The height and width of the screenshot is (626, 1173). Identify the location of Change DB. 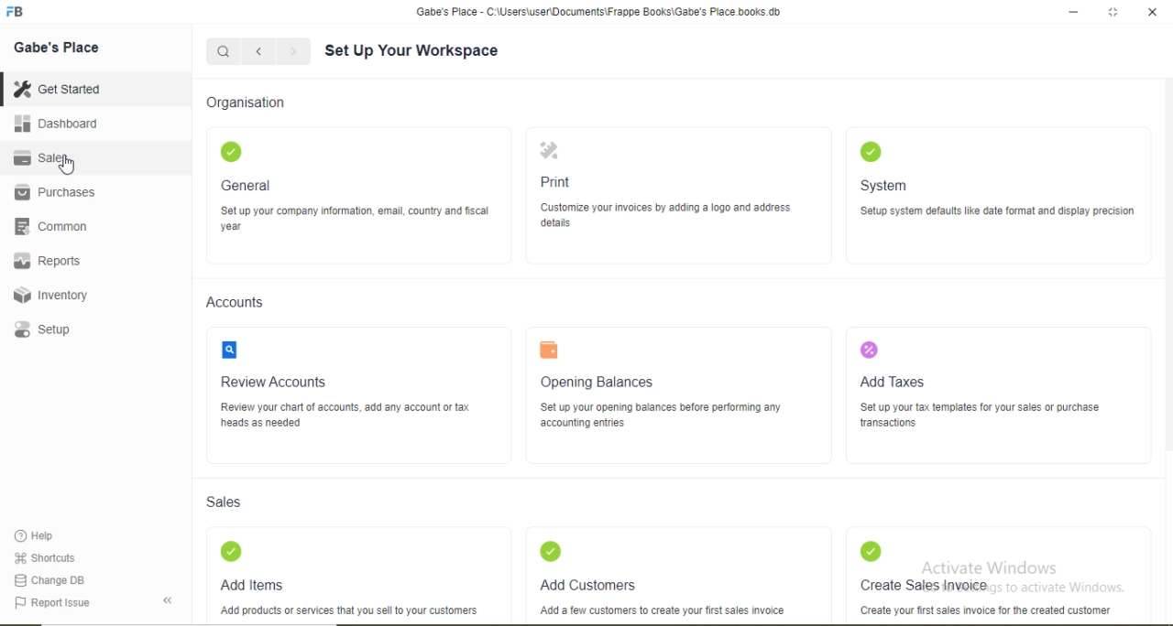
(53, 580).